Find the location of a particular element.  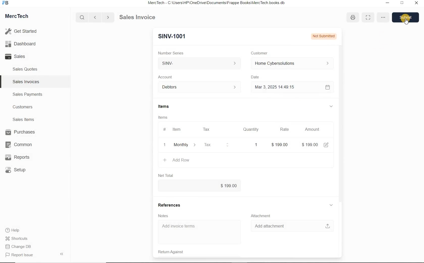

Home Cyber Solutions is located at coordinates (292, 63).